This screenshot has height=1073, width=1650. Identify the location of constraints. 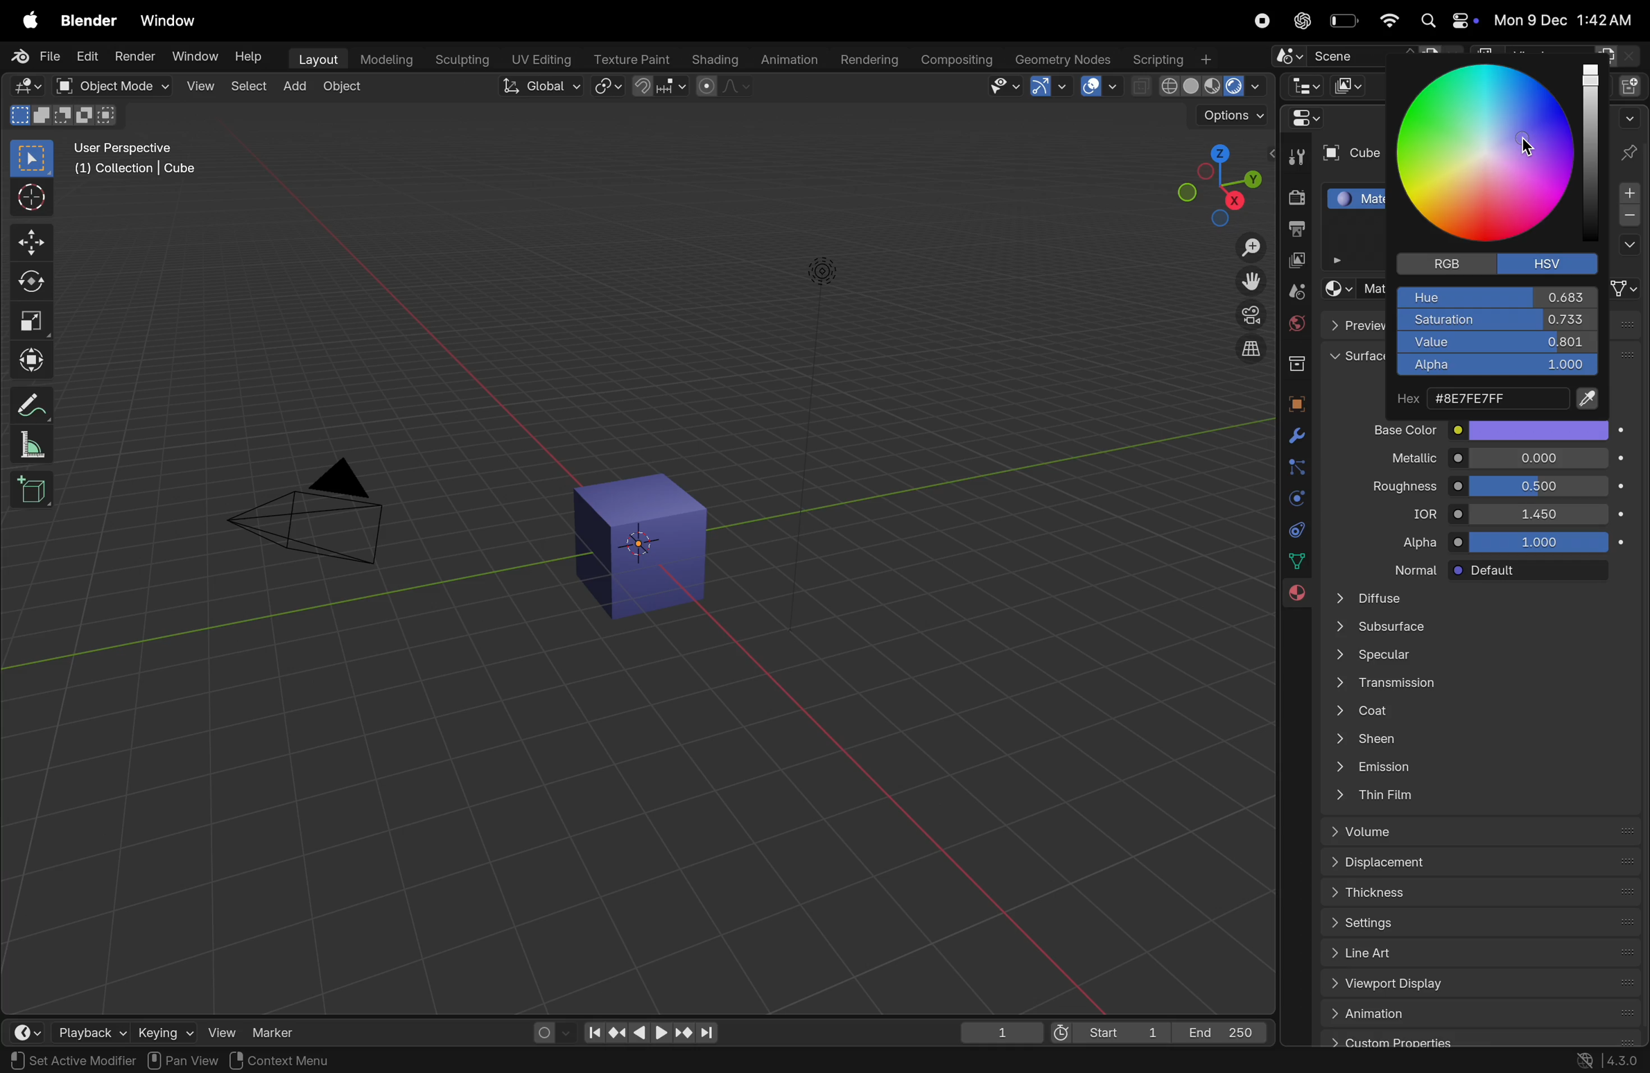
(1294, 529).